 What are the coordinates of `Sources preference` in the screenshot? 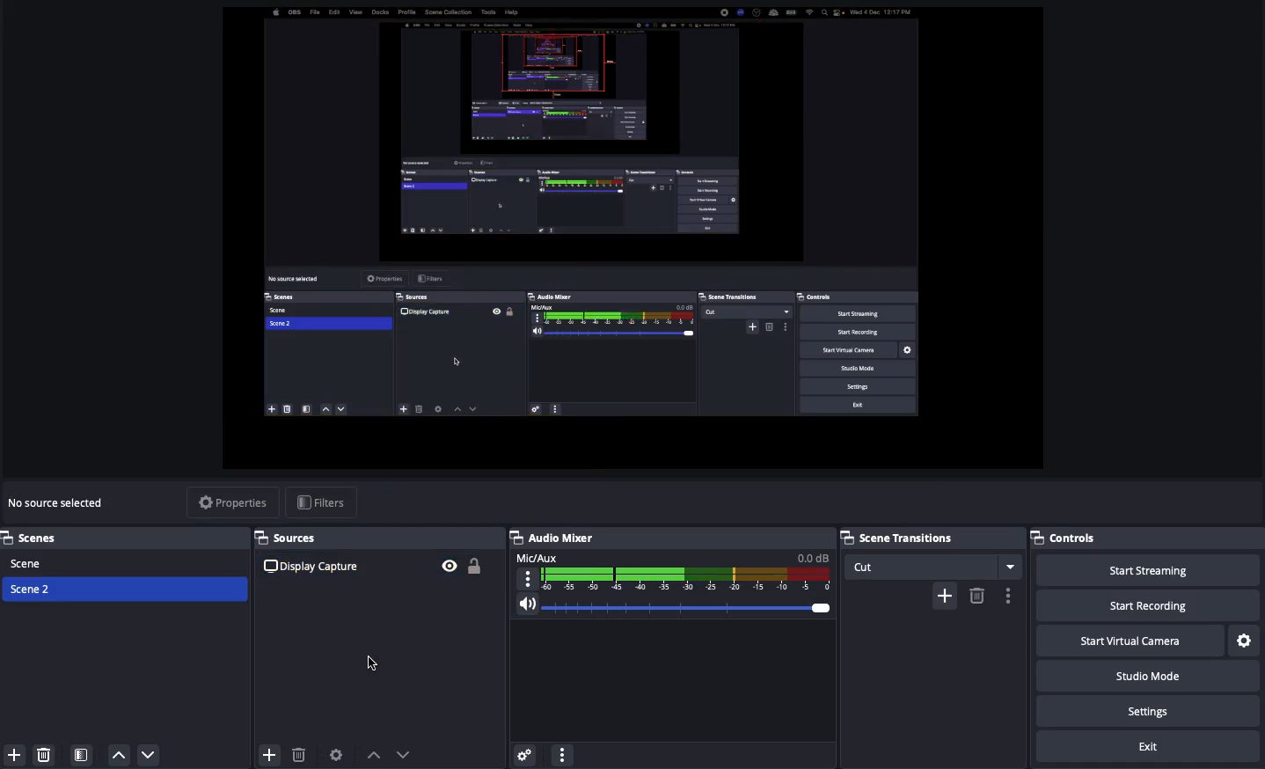 It's located at (337, 755).